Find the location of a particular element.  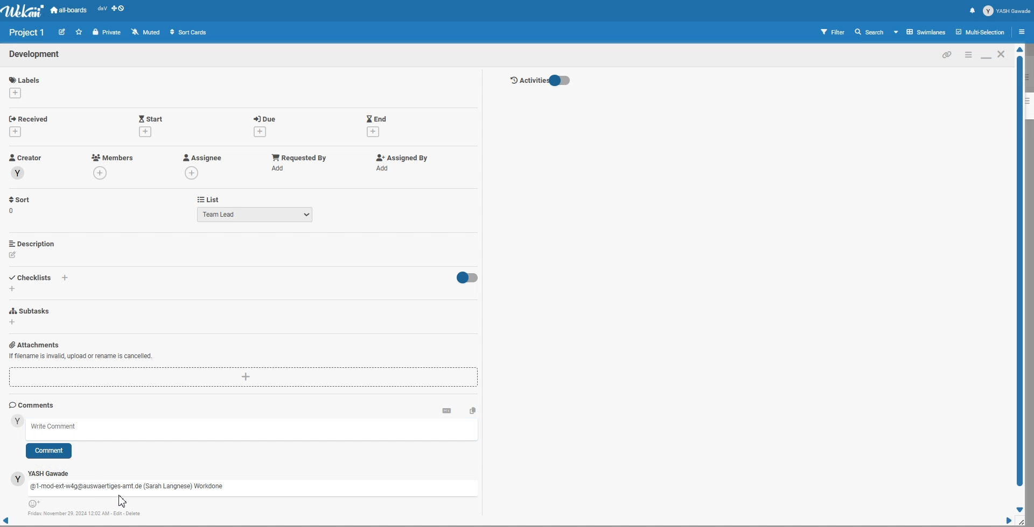

Convert to markdown is located at coordinates (446, 410).